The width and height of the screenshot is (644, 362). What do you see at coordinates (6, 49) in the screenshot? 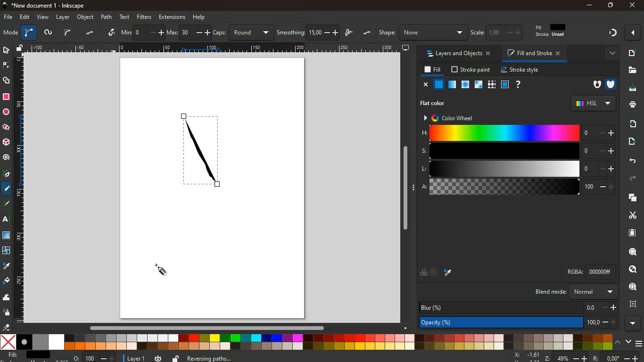
I see `select` at bounding box center [6, 49].